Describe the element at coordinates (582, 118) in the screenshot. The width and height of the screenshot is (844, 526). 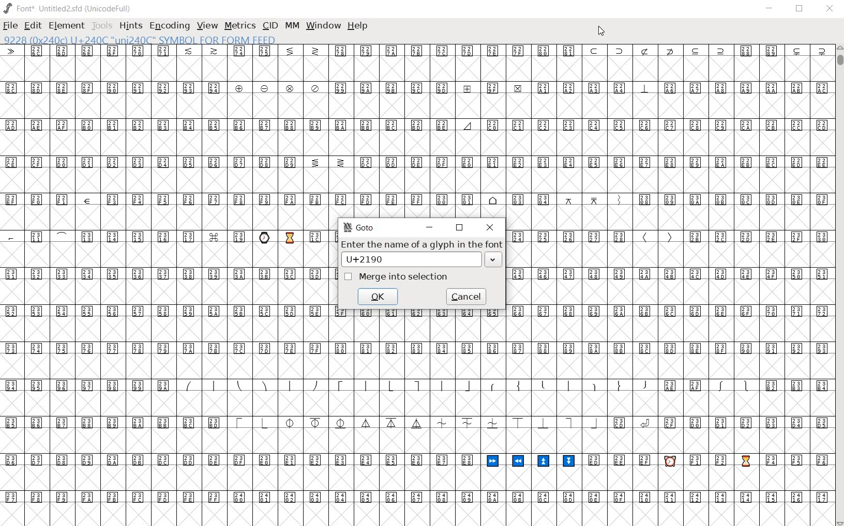
I see `glyphs characters` at that location.